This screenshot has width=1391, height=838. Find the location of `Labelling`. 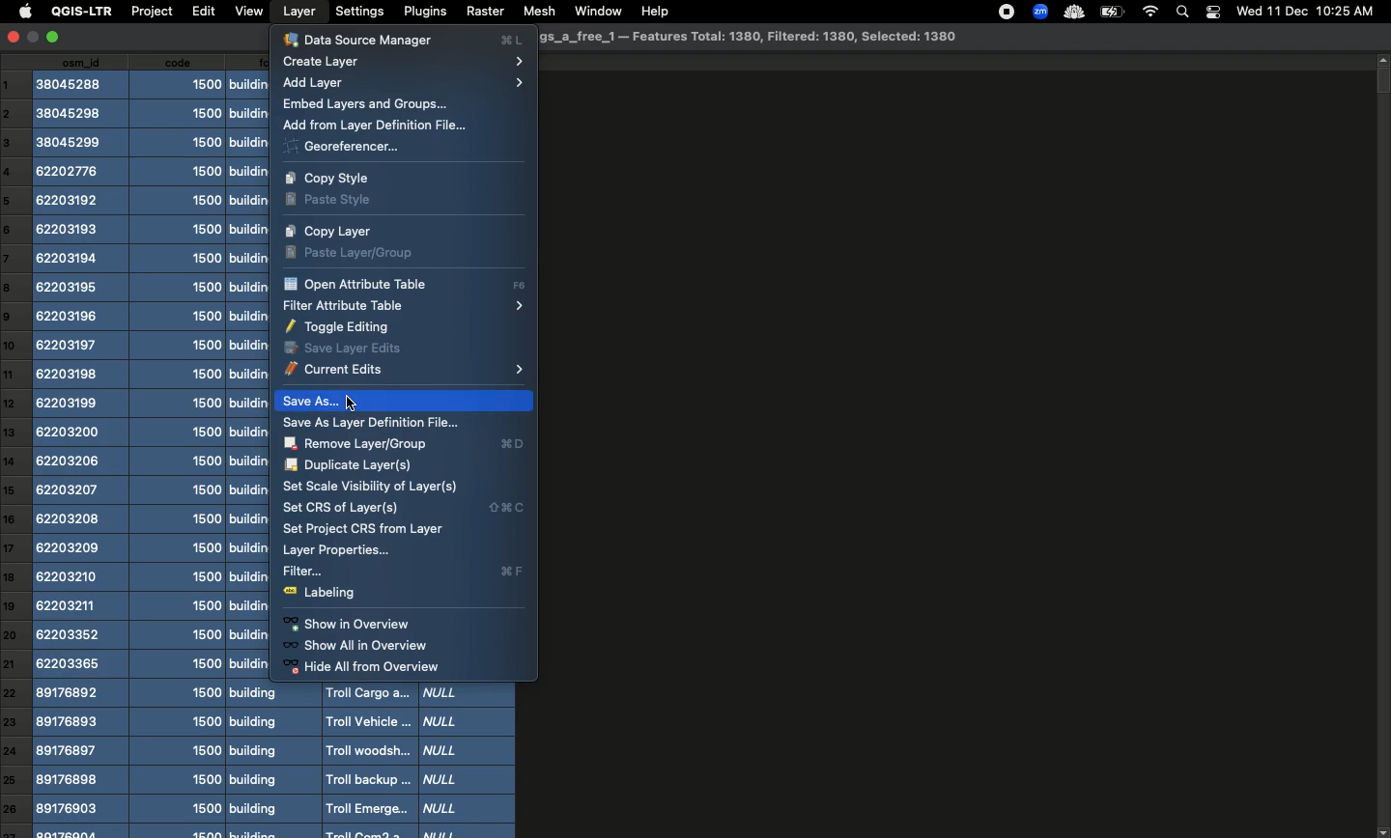

Labelling is located at coordinates (326, 594).